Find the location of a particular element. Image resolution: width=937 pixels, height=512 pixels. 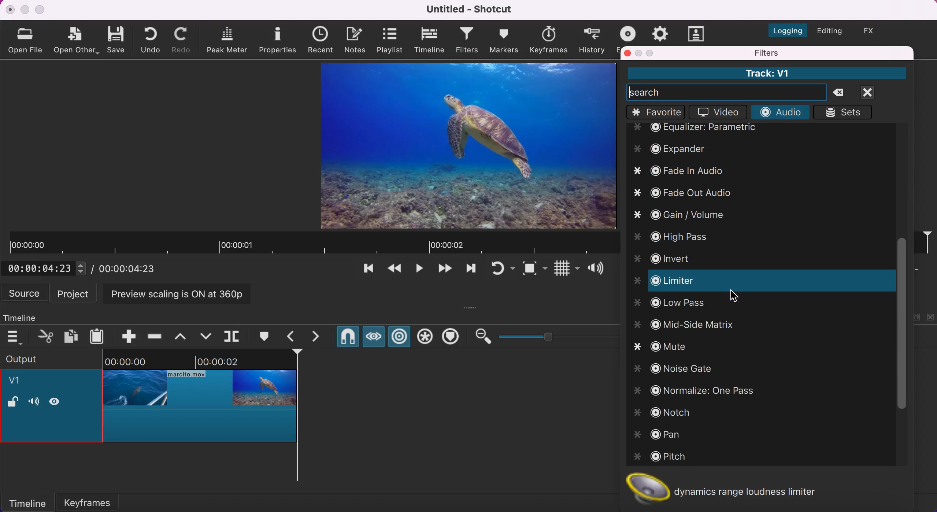

peak meter is located at coordinates (229, 40).